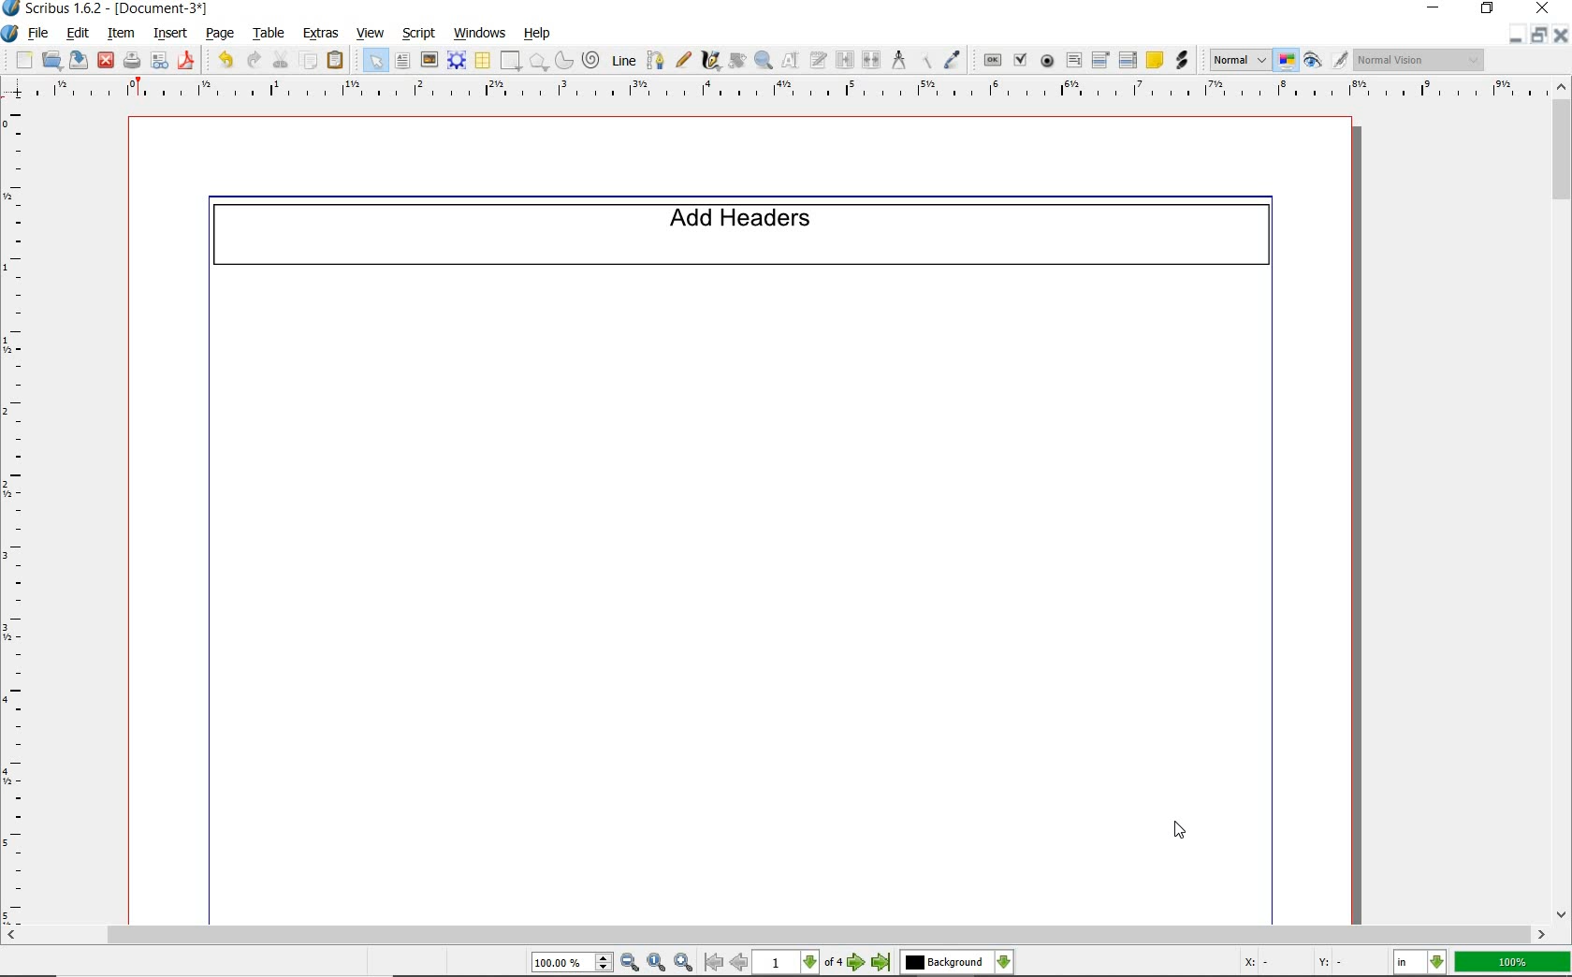 The height and width of the screenshot is (977, 1572). What do you see at coordinates (591, 59) in the screenshot?
I see `spiral` at bounding box center [591, 59].